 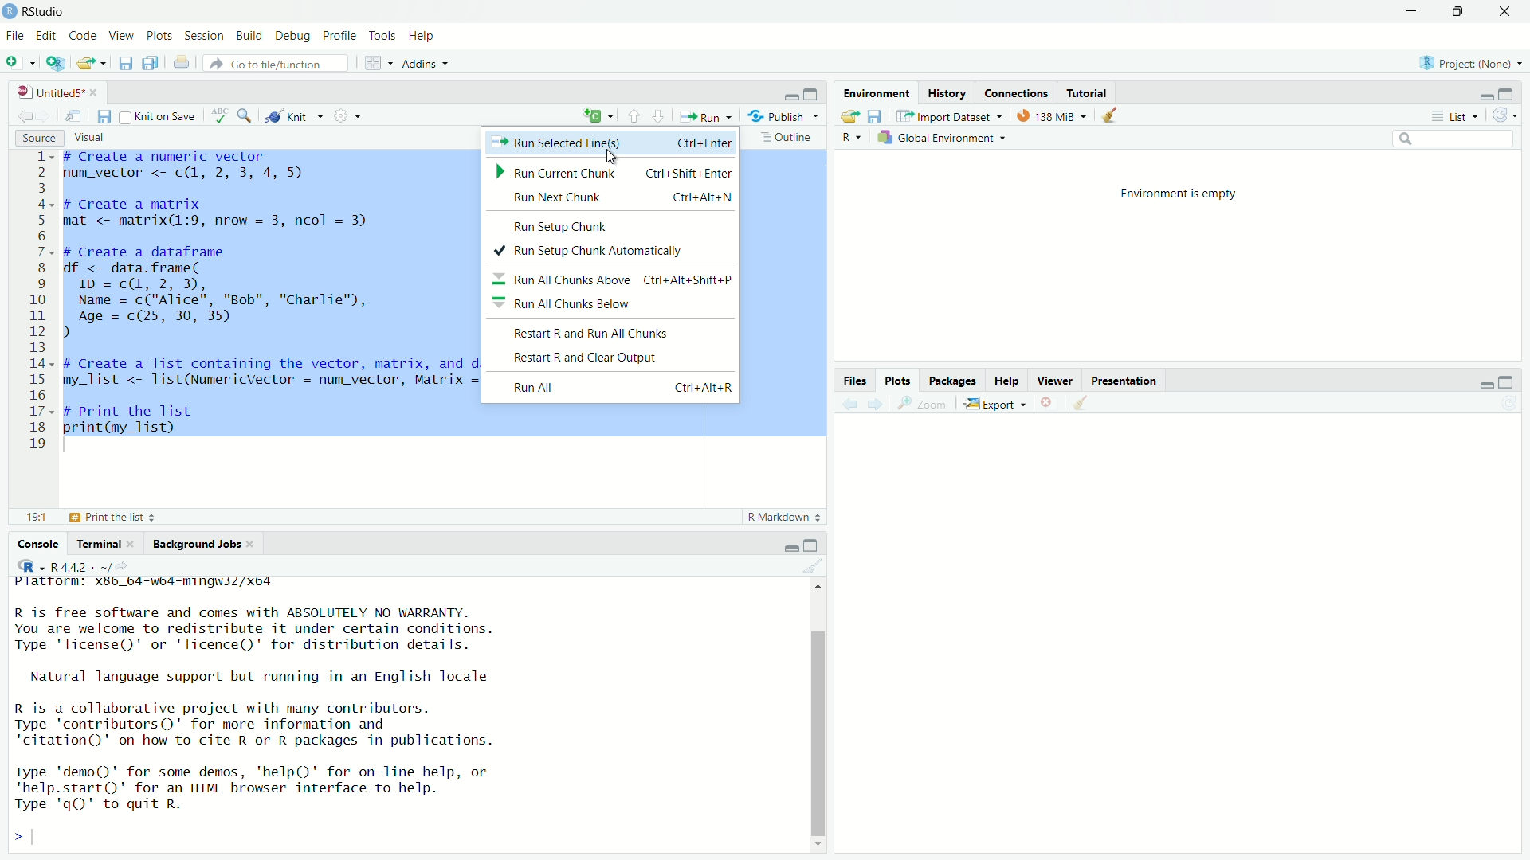 What do you see at coordinates (900, 381) in the screenshot?
I see `Plots` at bounding box center [900, 381].